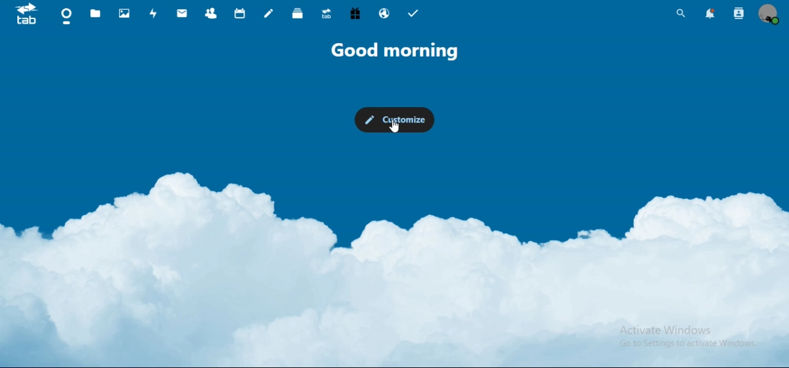  Describe the element at coordinates (240, 14) in the screenshot. I see `calendar` at that location.